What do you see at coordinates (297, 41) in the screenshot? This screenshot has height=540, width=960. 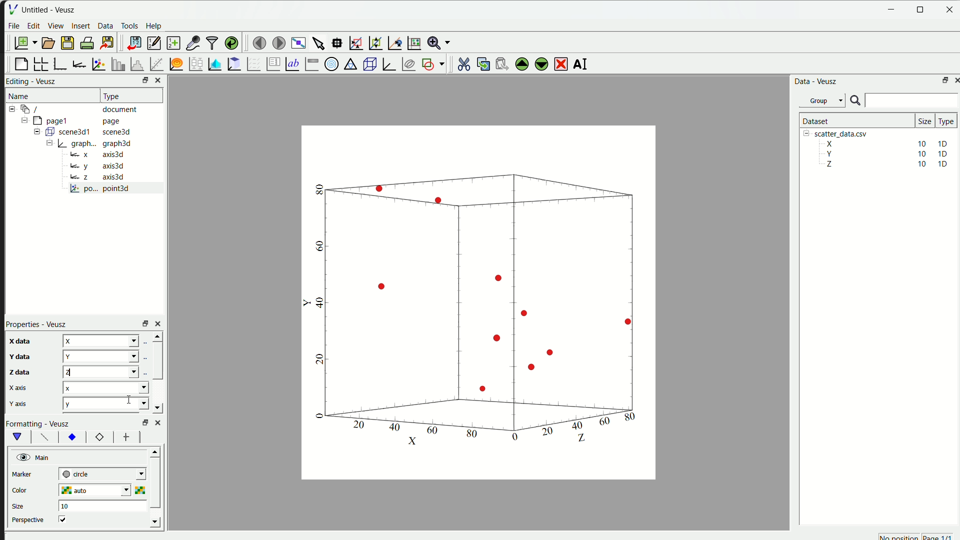 I see `view plot full screen` at bounding box center [297, 41].